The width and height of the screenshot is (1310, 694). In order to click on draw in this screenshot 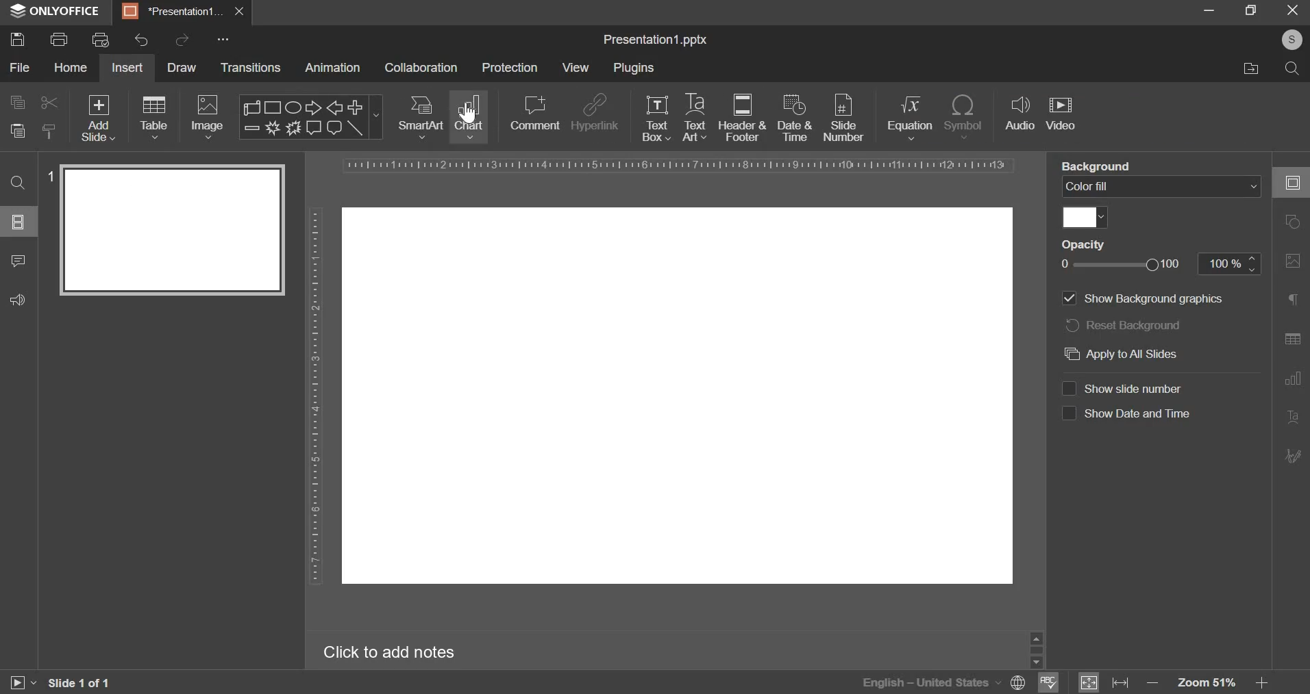, I will do `click(181, 68)`.